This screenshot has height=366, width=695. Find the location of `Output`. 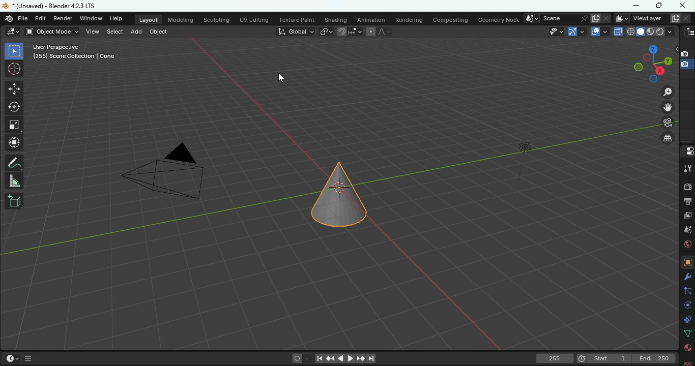

Output is located at coordinates (686, 202).